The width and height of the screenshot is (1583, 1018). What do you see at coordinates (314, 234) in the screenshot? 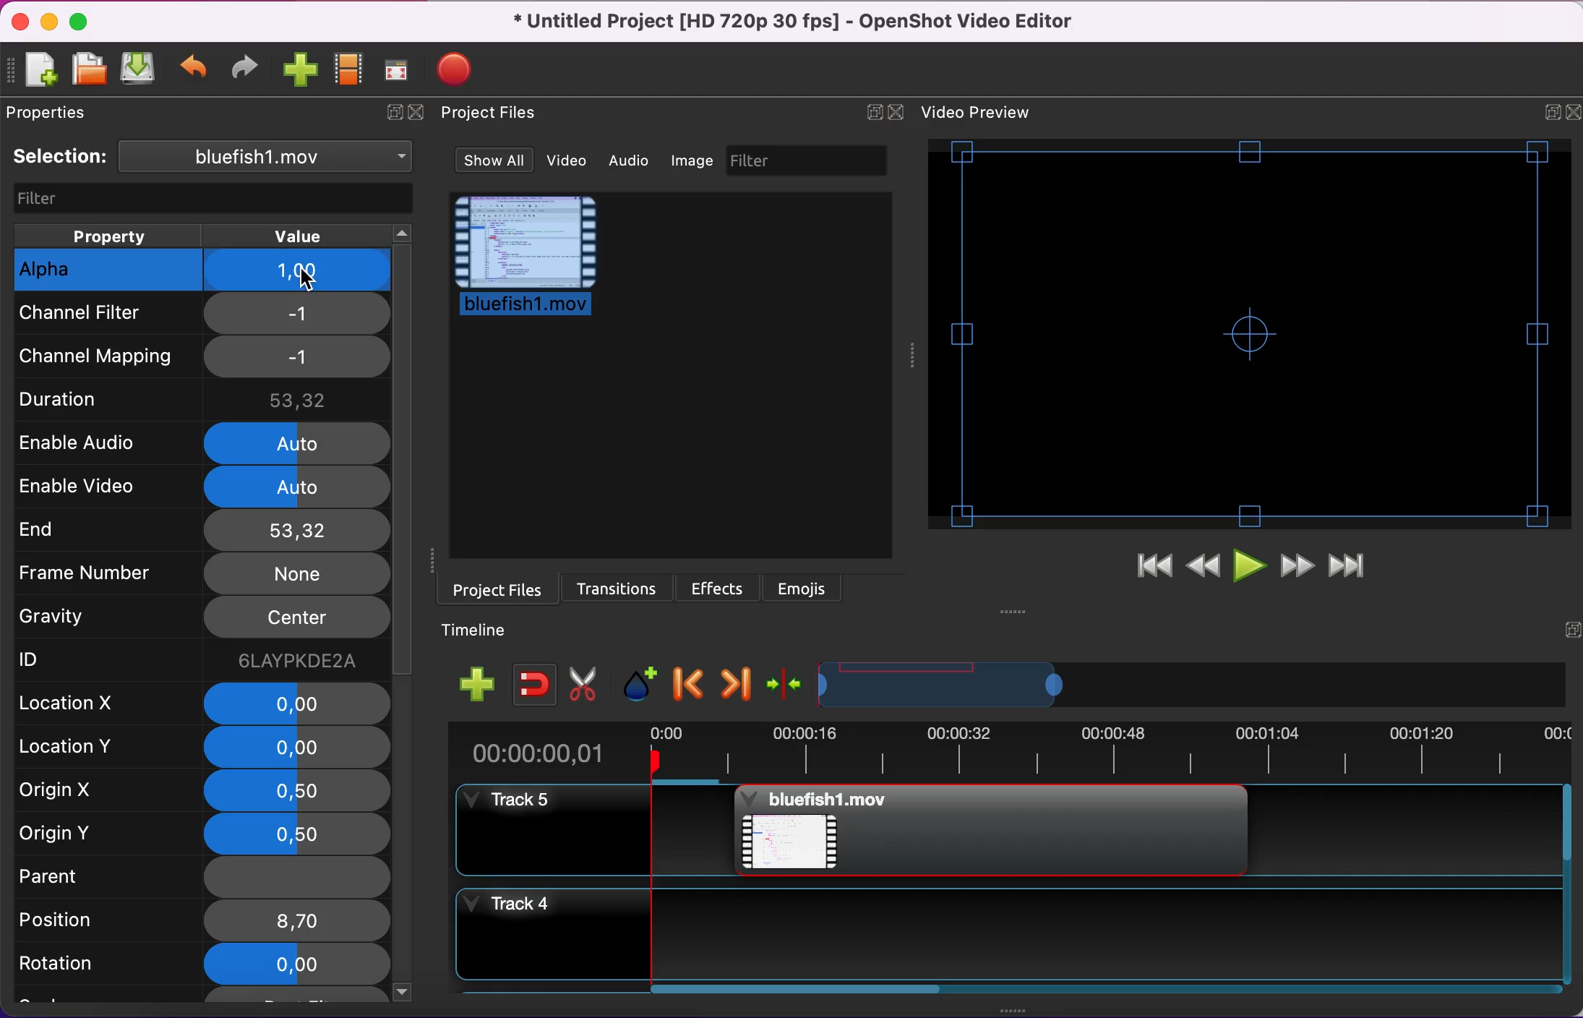
I see `value` at bounding box center [314, 234].